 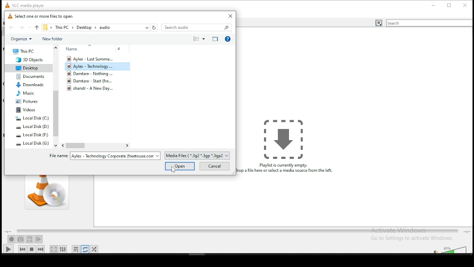 I want to click on search bar, so click(x=198, y=27).